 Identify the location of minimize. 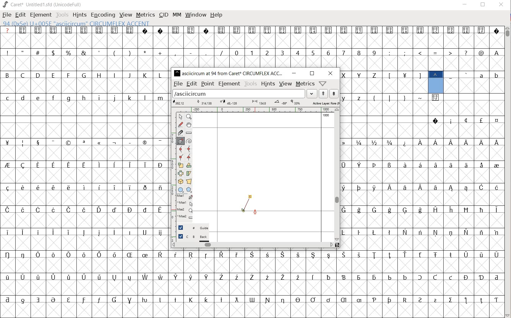
(294, 73).